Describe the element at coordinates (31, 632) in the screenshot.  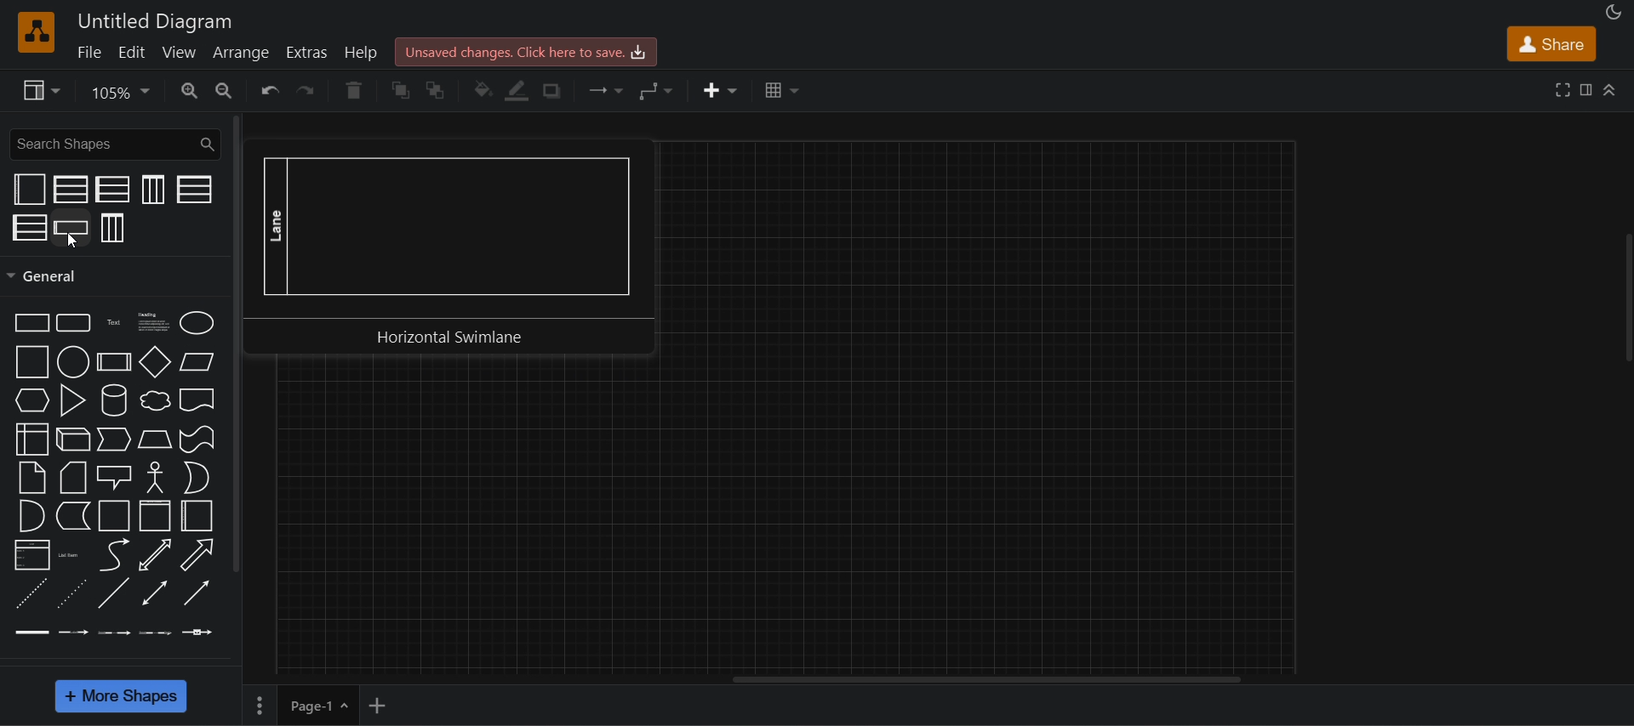
I see `link` at that location.